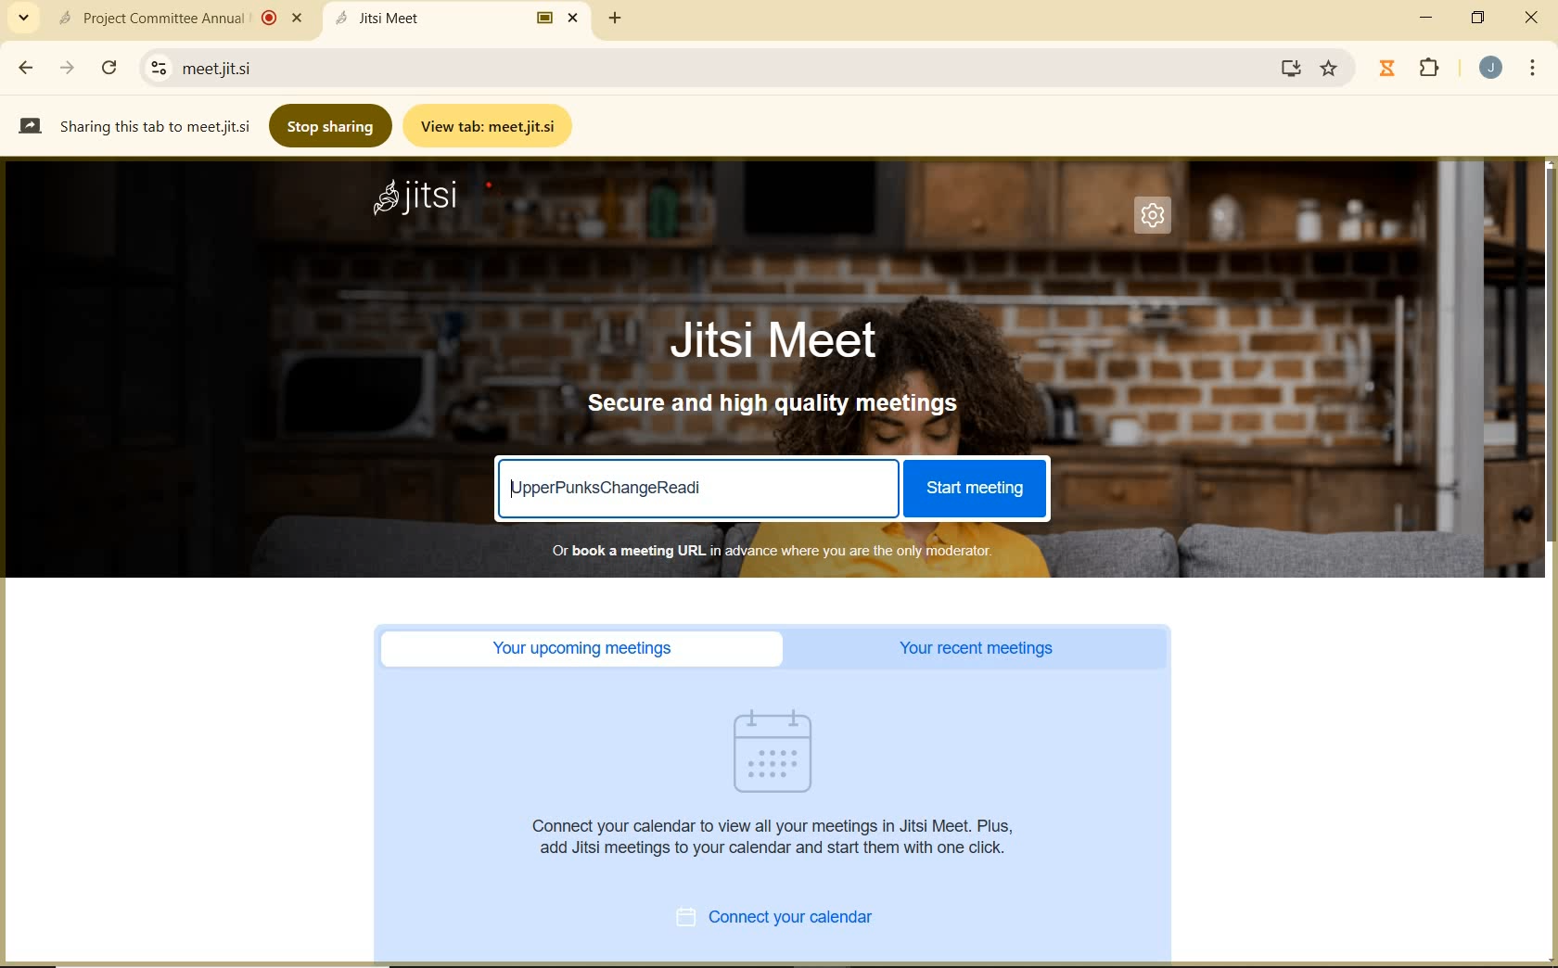 The image size is (1558, 968). I want to click on CONNECT YOUR CALENDER, so click(796, 920).